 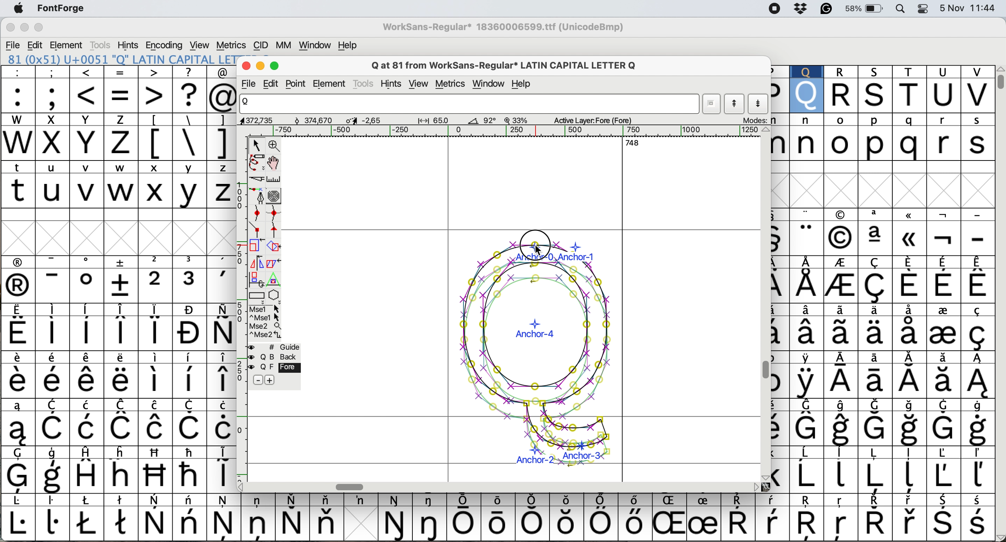 What do you see at coordinates (470, 104) in the screenshot?
I see `glyph name` at bounding box center [470, 104].